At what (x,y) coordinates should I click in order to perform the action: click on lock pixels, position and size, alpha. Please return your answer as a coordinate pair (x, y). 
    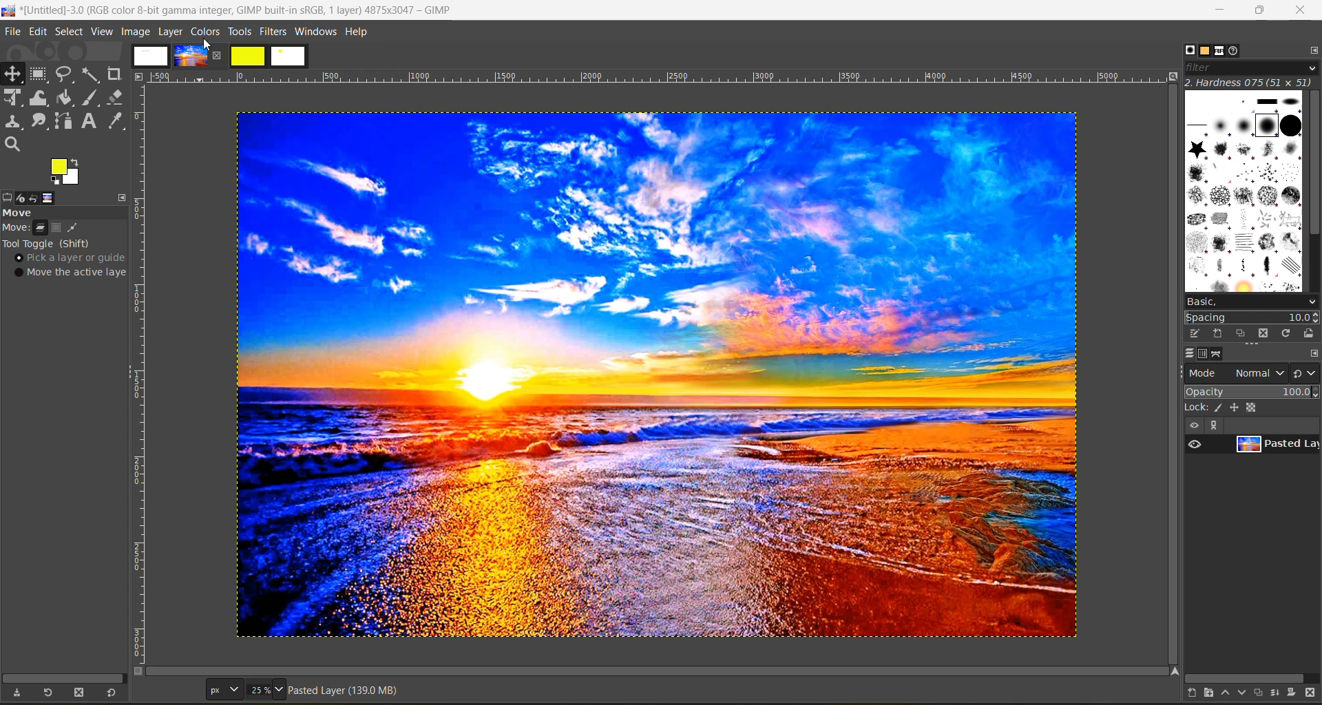
    Looking at the image, I should click on (1251, 407).